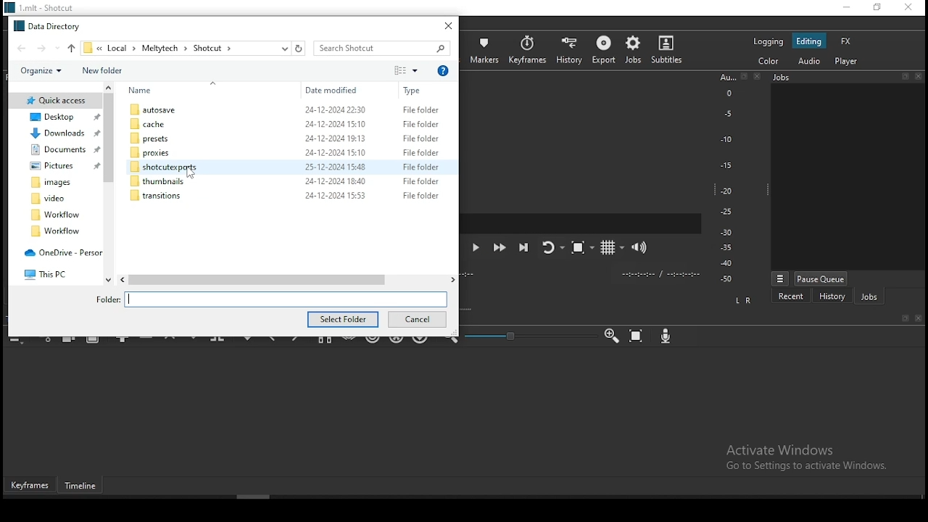 Image resolution: width=928 pixels, height=522 pixels. Describe the element at coordinates (766, 62) in the screenshot. I see `color` at that location.